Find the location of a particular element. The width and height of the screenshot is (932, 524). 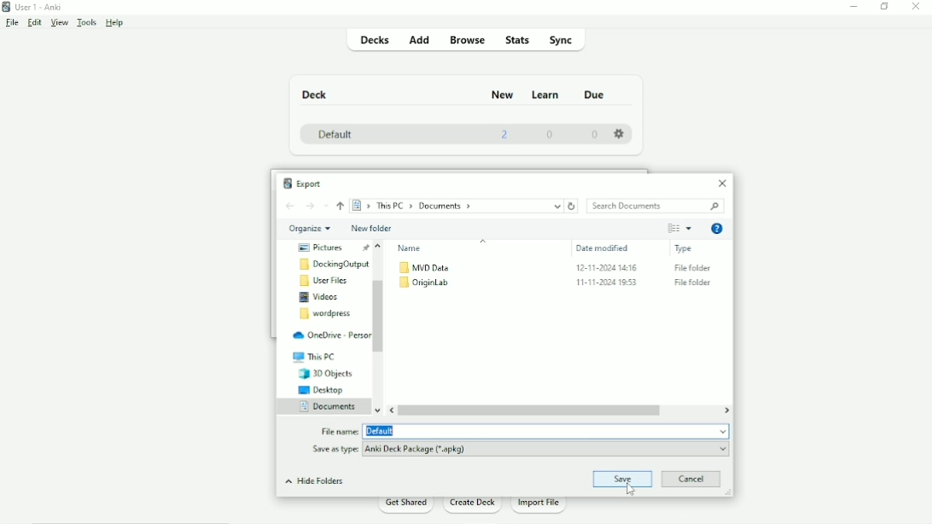

New folder is located at coordinates (373, 228).